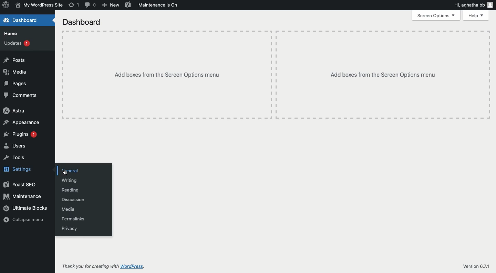 The height and width of the screenshot is (273, 496). What do you see at coordinates (83, 23) in the screenshot?
I see `Dashboard` at bounding box center [83, 23].